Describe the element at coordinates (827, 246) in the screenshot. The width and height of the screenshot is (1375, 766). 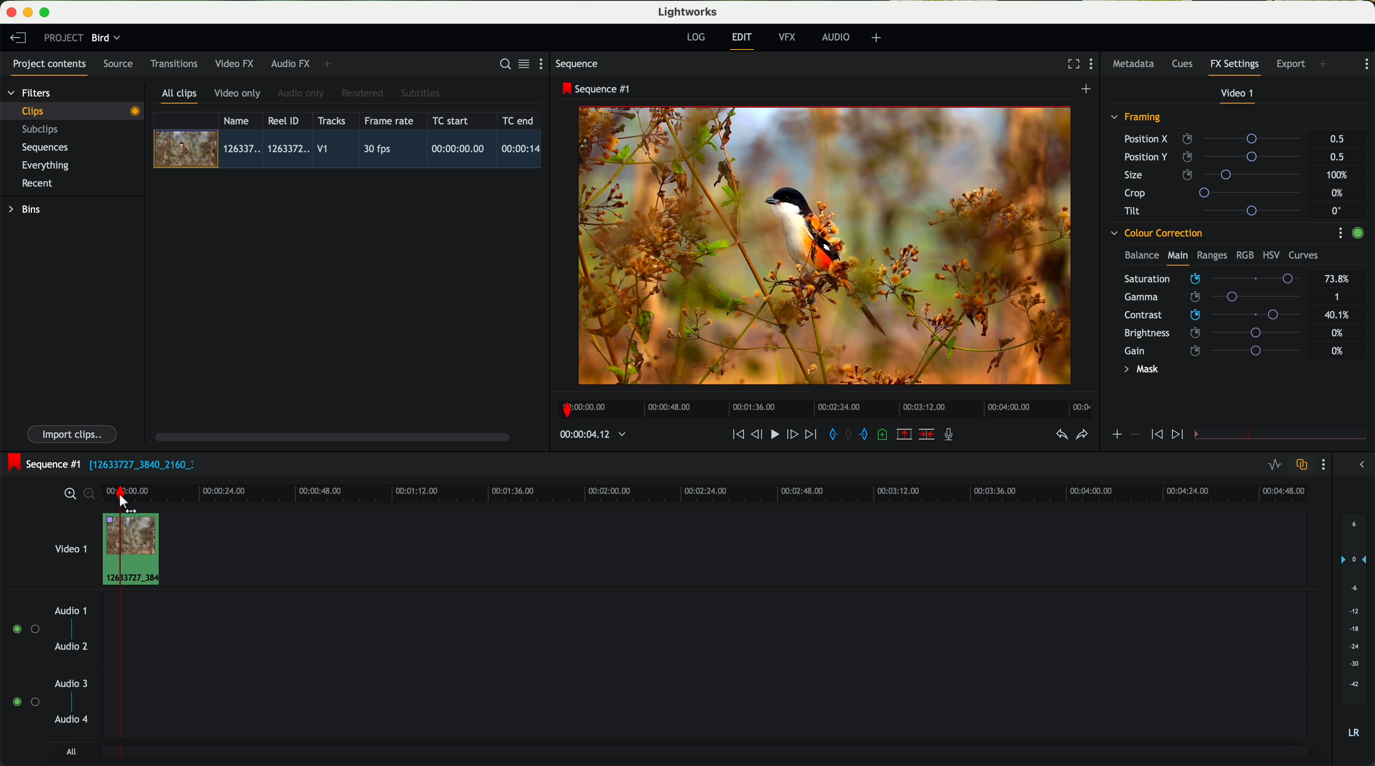
I see `applied effect` at that location.